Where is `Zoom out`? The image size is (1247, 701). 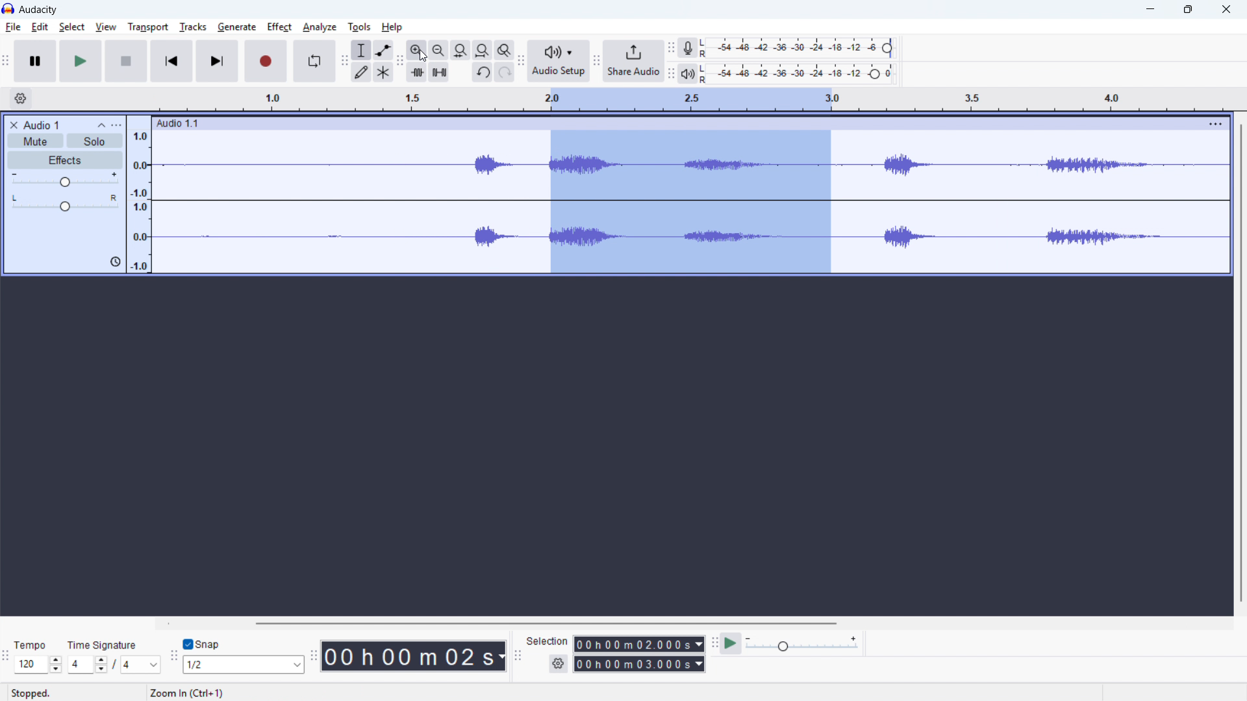
Zoom out is located at coordinates (438, 51).